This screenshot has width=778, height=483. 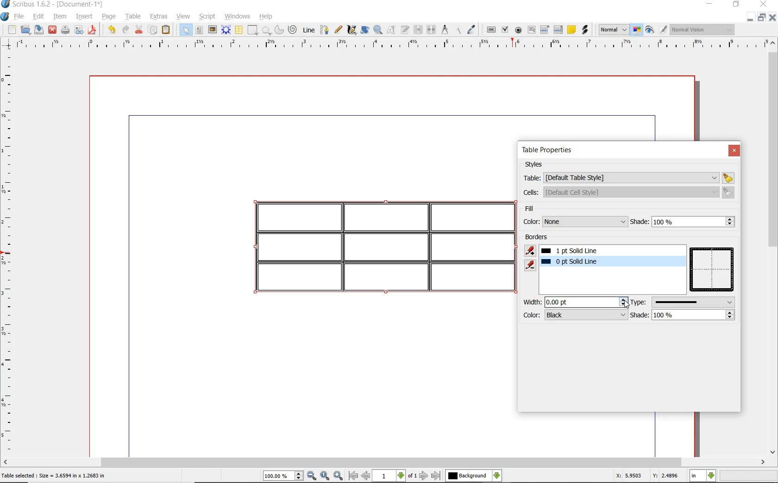 What do you see at coordinates (353, 476) in the screenshot?
I see `go to first page` at bounding box center [353, 476].